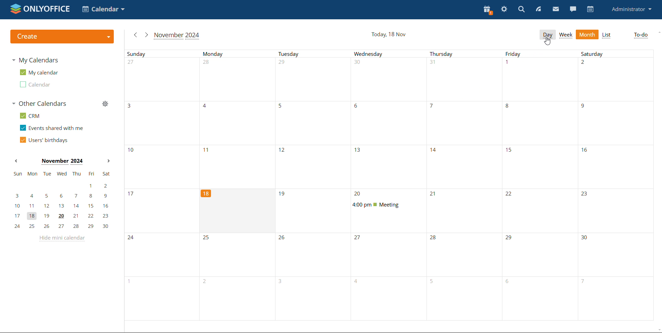 The image size is (662, 333). Describe the element at coordinates (239, 123) in the screenshot. I see `Monday` at that location.